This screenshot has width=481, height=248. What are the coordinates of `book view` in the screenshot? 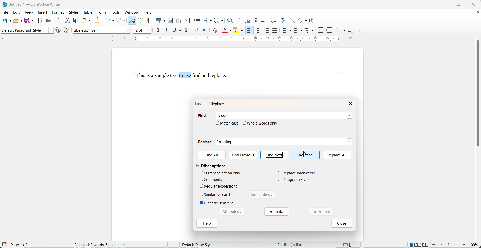 It's located at (426, 244).